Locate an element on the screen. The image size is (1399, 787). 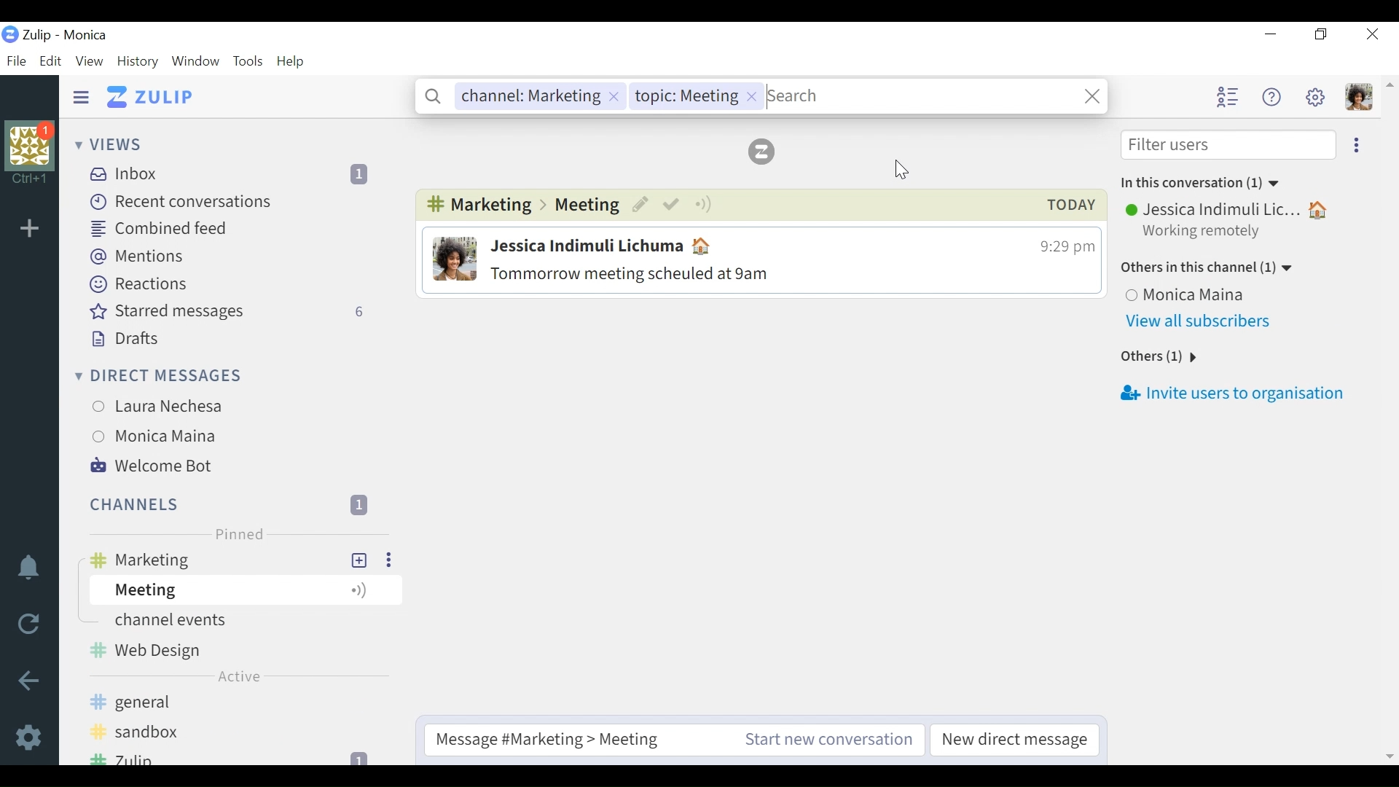
Hide is located at coordinates (84, 95).